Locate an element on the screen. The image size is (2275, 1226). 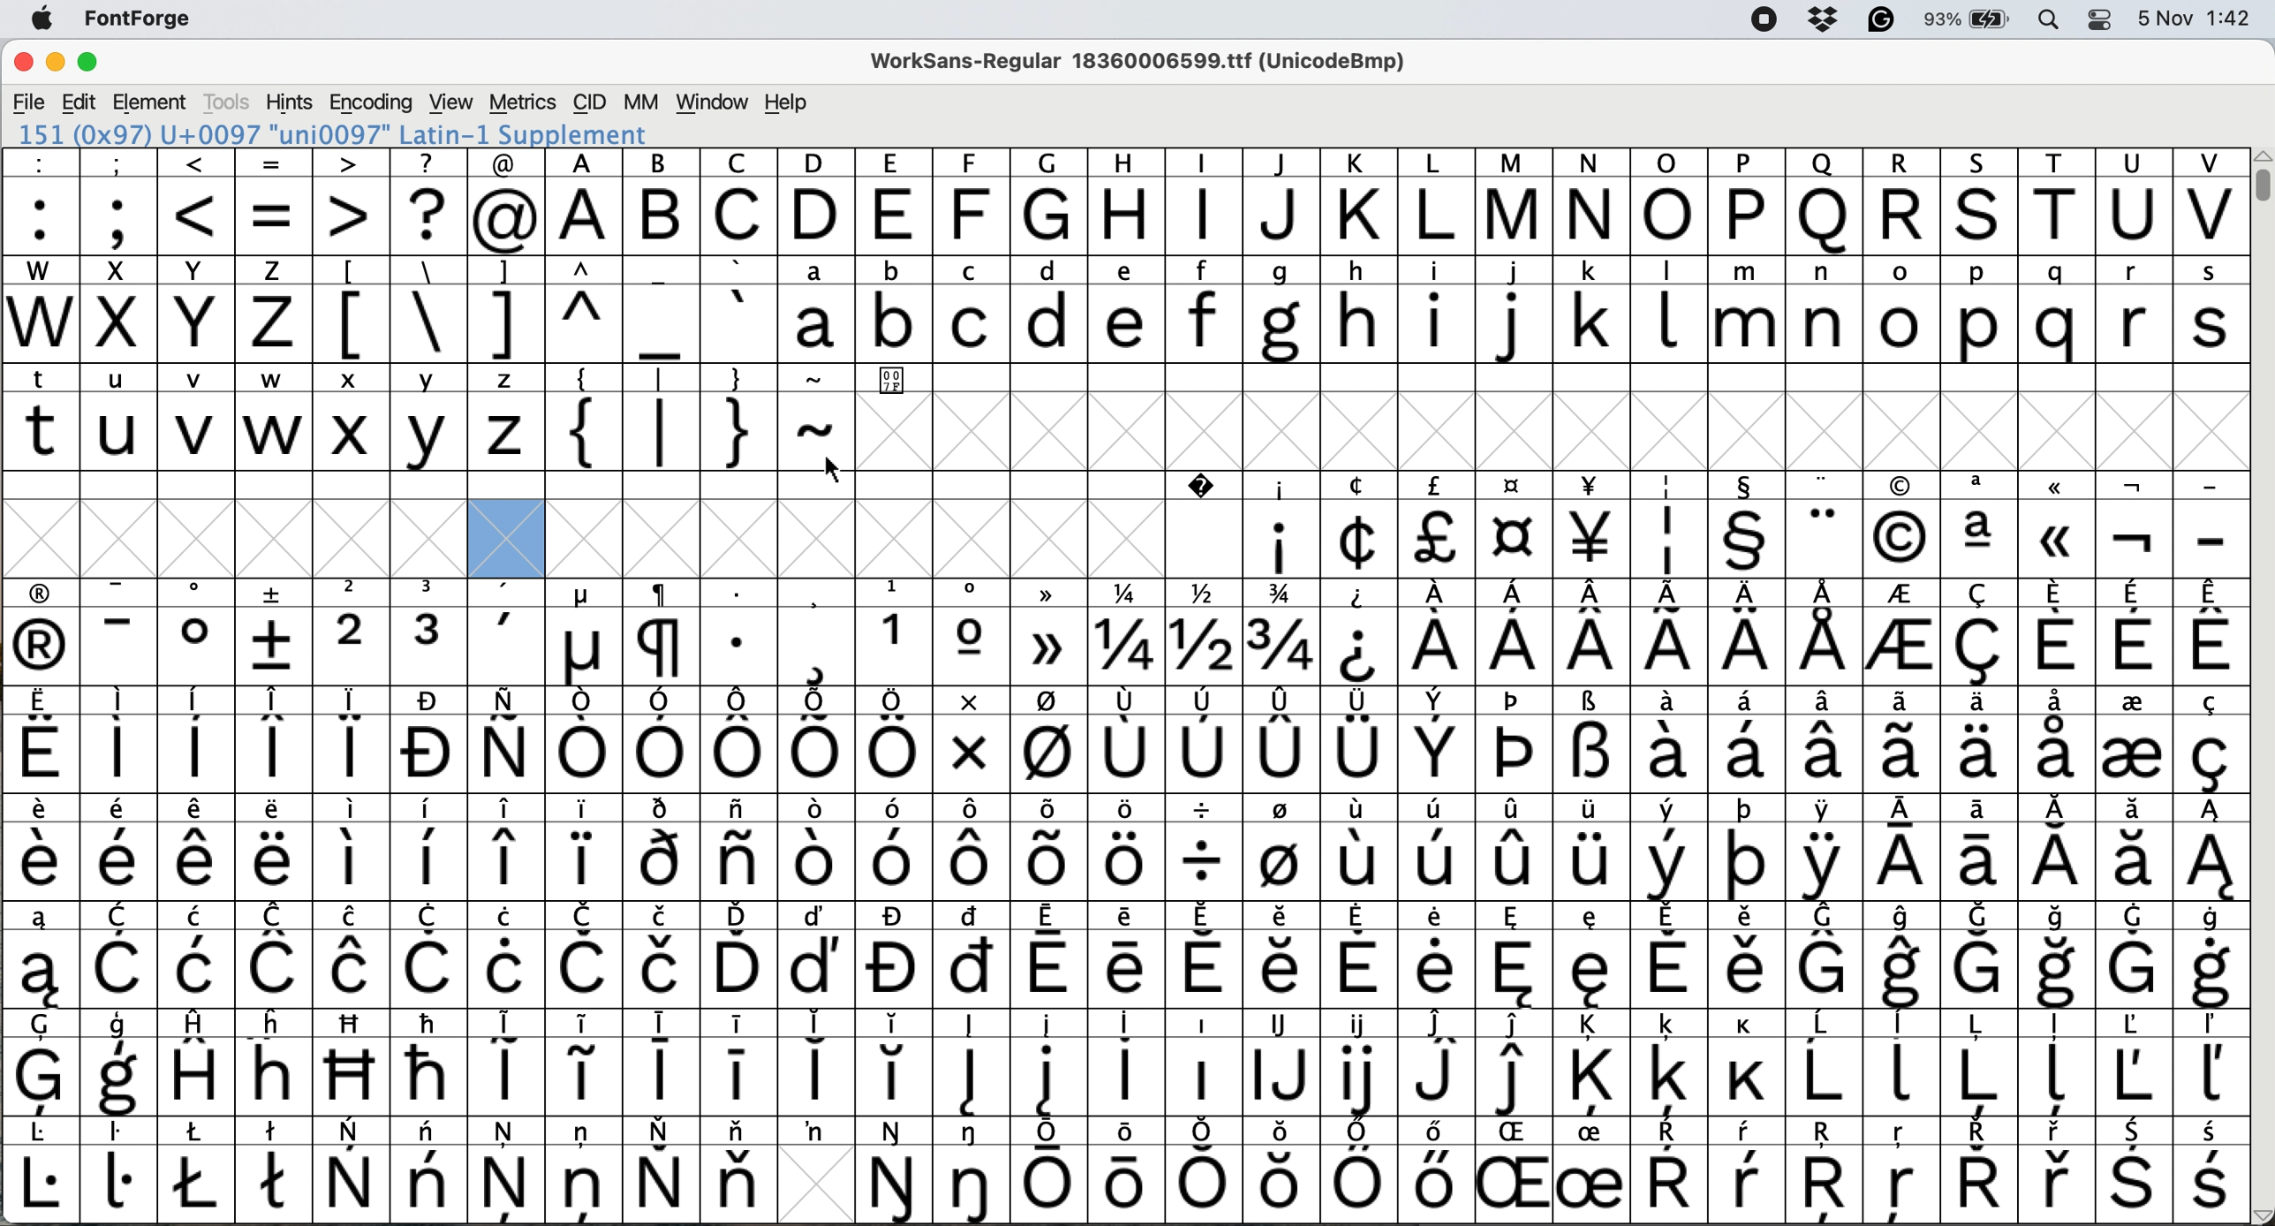
symbol is located at coordinates (1593, 632).